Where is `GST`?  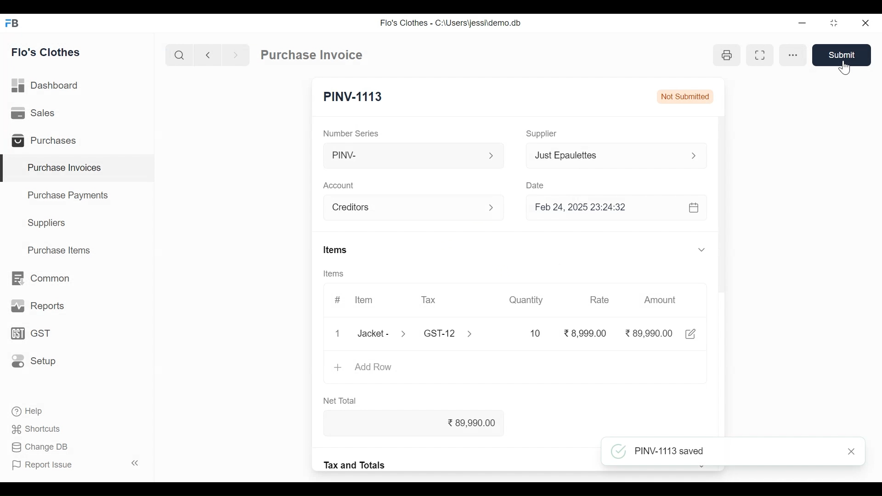 GST is located at coordinates (30, 333).